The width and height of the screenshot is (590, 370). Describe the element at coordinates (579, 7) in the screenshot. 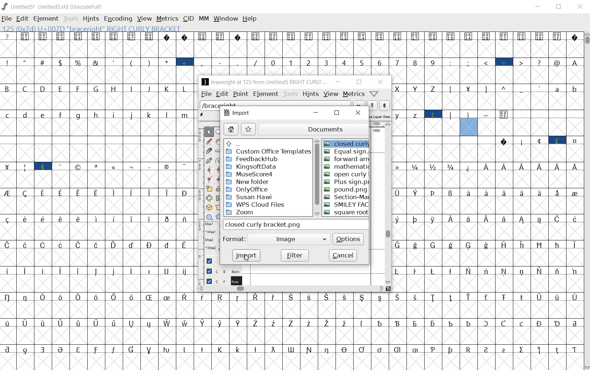

I see `CLOSE` at that location.